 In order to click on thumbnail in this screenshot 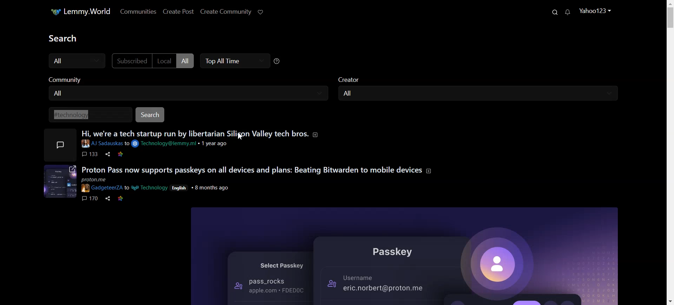, I will do `click(58, 181)`.